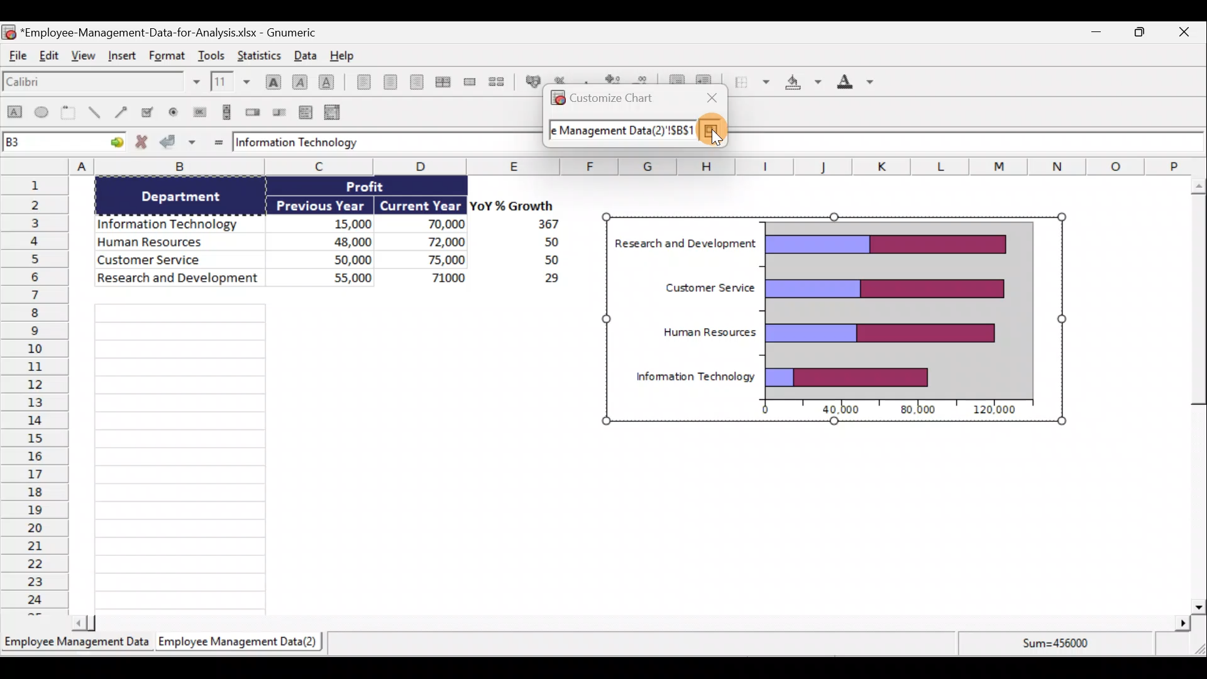 Image resolution: width=1207 pixels, height=679 pixels. What do you see at coordinates (35, 396) in the screenshot?
I see `Rows` at bounding box center [35, 396].